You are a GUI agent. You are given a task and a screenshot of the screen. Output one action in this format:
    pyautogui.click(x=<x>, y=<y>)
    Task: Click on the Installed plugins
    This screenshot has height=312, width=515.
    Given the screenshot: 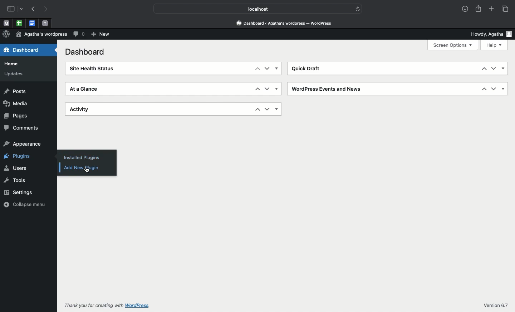 What is the action you would take?
    pyautogui.click(x=83, y=158)
    